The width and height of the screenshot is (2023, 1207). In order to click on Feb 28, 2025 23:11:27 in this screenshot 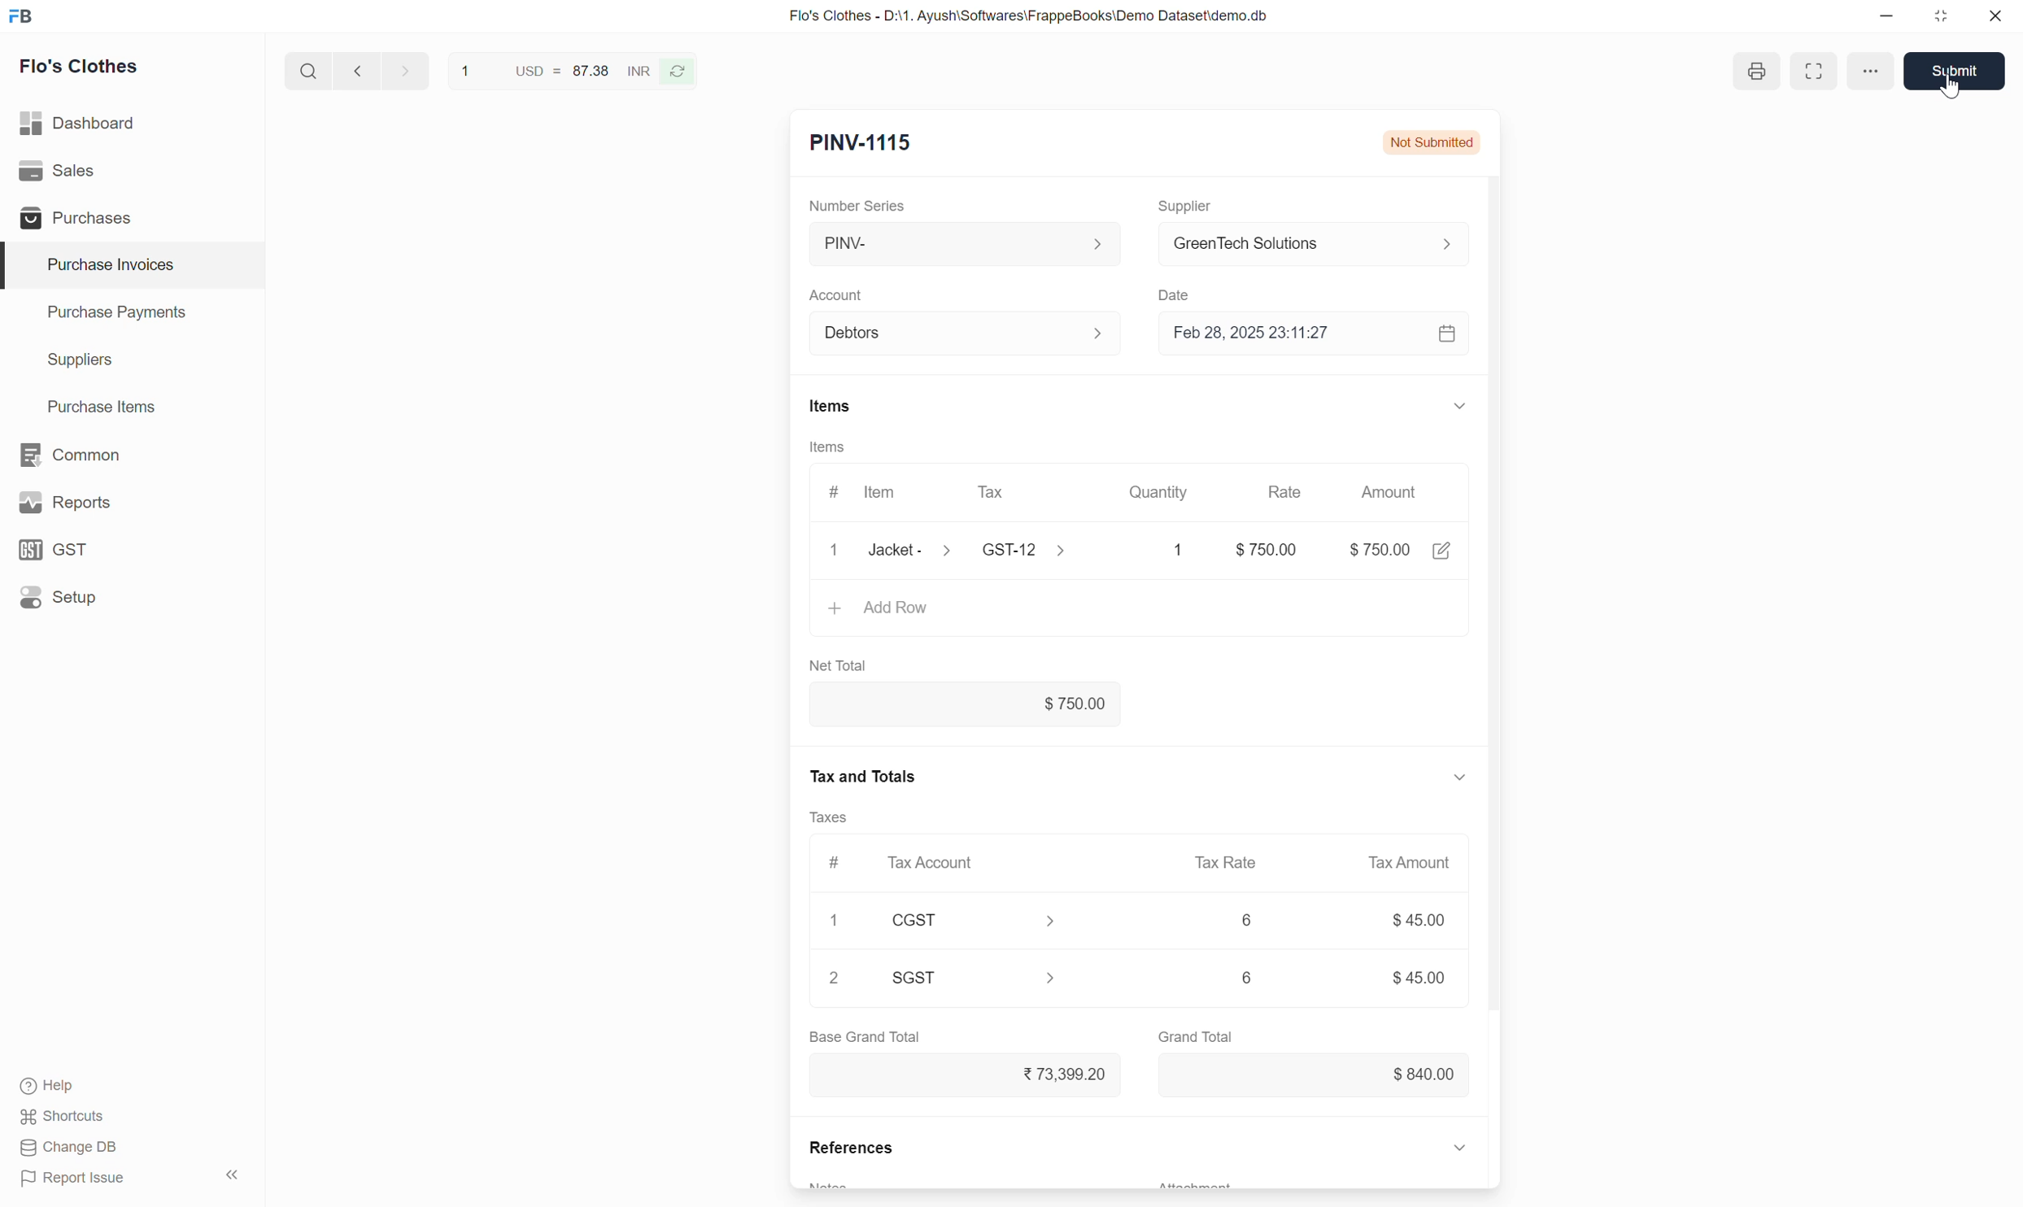, I will do `click(1297, 333)`.